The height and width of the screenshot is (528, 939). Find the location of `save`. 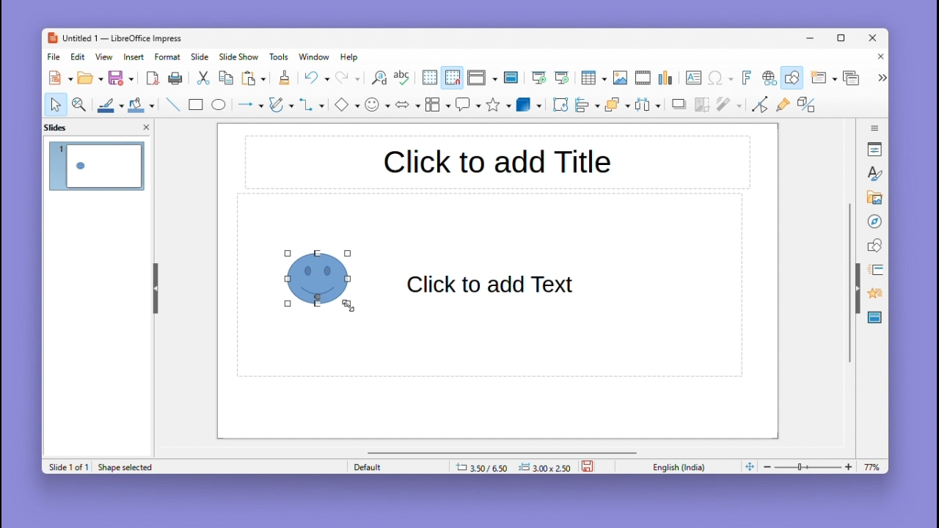

save is located at coordinates (589, 465).